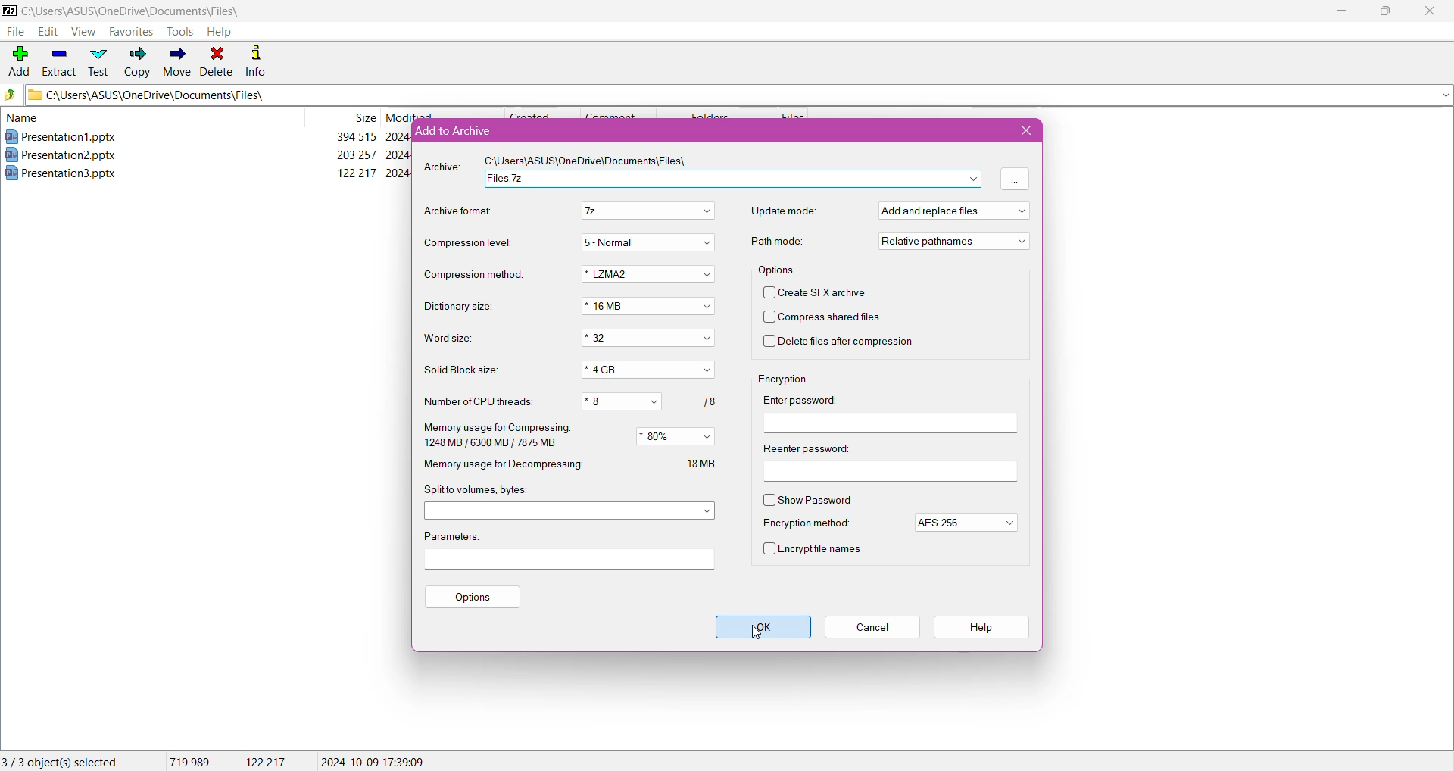 This screenshot has width=1454, height=771. What do you see at coordinates (501, 435) in the screenshot?
I see `Memory usage for Compressing:
1248 MB / 6300 MB / 7875 MB` at bounding box center [501, 435].